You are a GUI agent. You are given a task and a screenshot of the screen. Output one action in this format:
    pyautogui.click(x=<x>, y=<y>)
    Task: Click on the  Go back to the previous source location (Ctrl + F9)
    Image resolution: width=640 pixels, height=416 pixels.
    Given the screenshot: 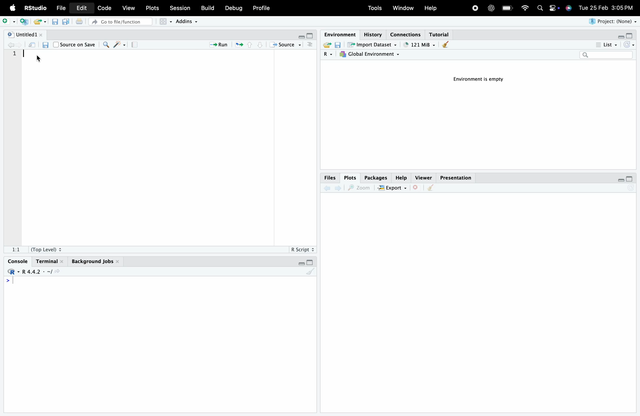 What is the action you would take?
    pyautogui.click(x=326, y=188)
    